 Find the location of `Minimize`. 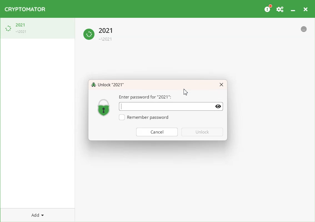

Minimize is located at coordinates (293, 8).